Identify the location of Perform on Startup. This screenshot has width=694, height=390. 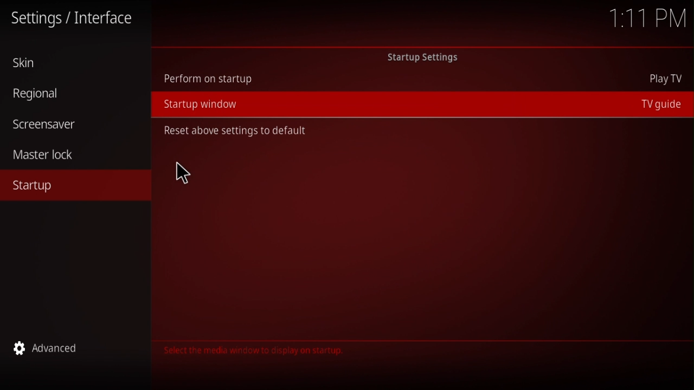
(208, 80).